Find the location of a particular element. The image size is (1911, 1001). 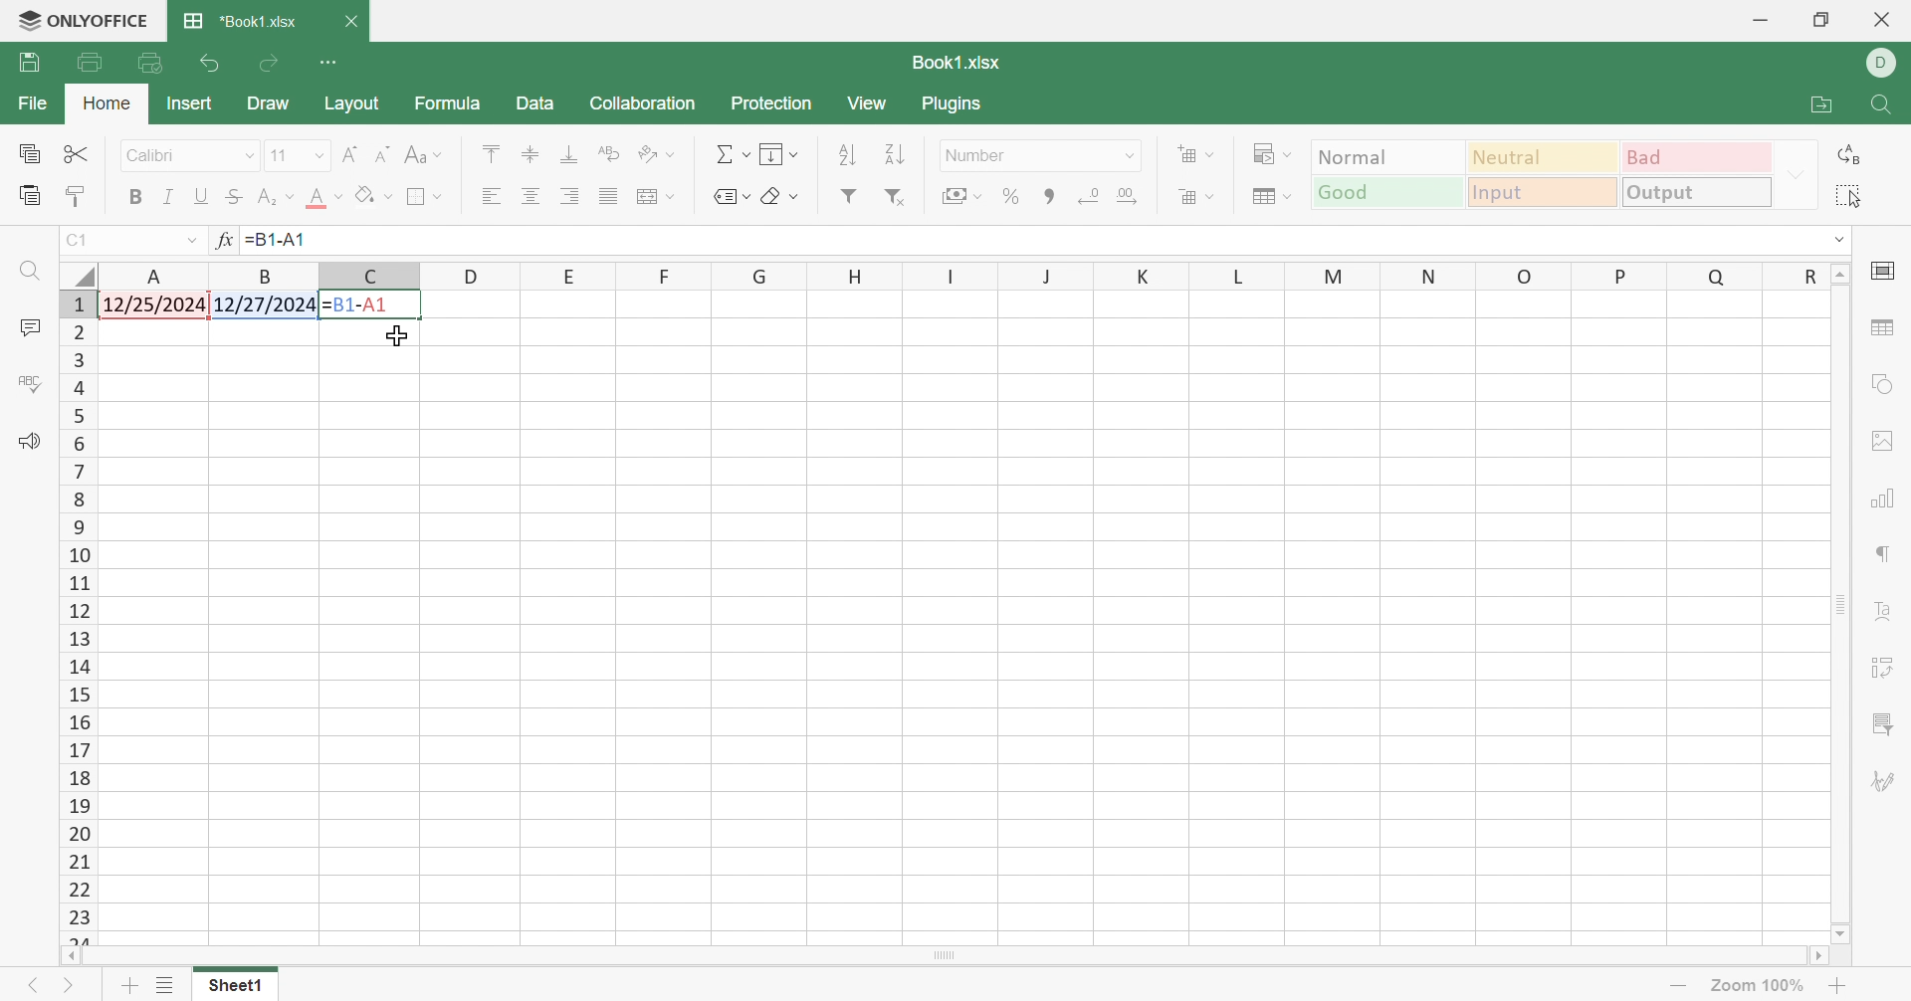

Ascending order is located at coordinates (846, 154).